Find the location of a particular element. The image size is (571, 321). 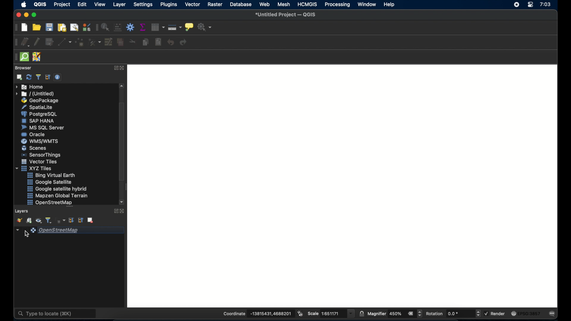

home menu is located at coordinates (29, 86).